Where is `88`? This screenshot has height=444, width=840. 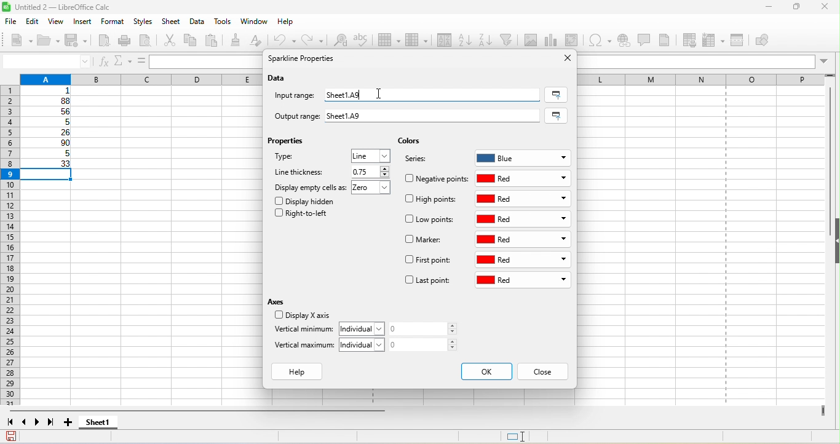 88 is located at coordinates (47, 101).